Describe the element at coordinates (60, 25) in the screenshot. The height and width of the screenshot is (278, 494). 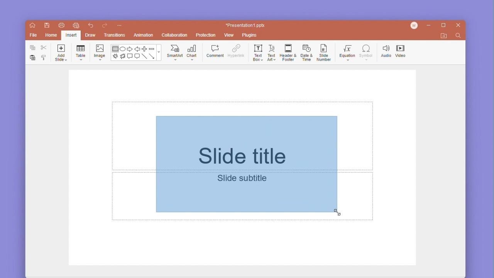
I see `print file` at that location.